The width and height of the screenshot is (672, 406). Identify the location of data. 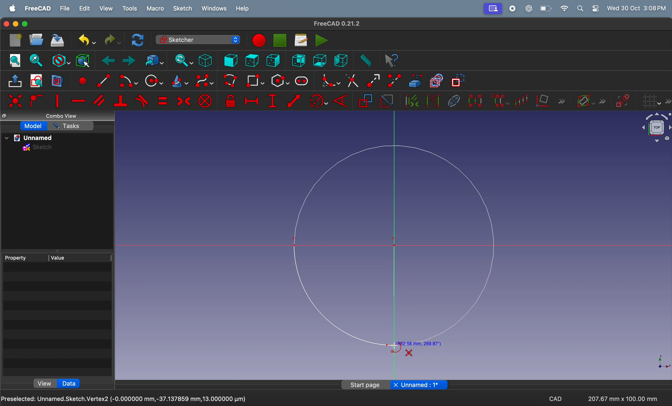
(69, 383).